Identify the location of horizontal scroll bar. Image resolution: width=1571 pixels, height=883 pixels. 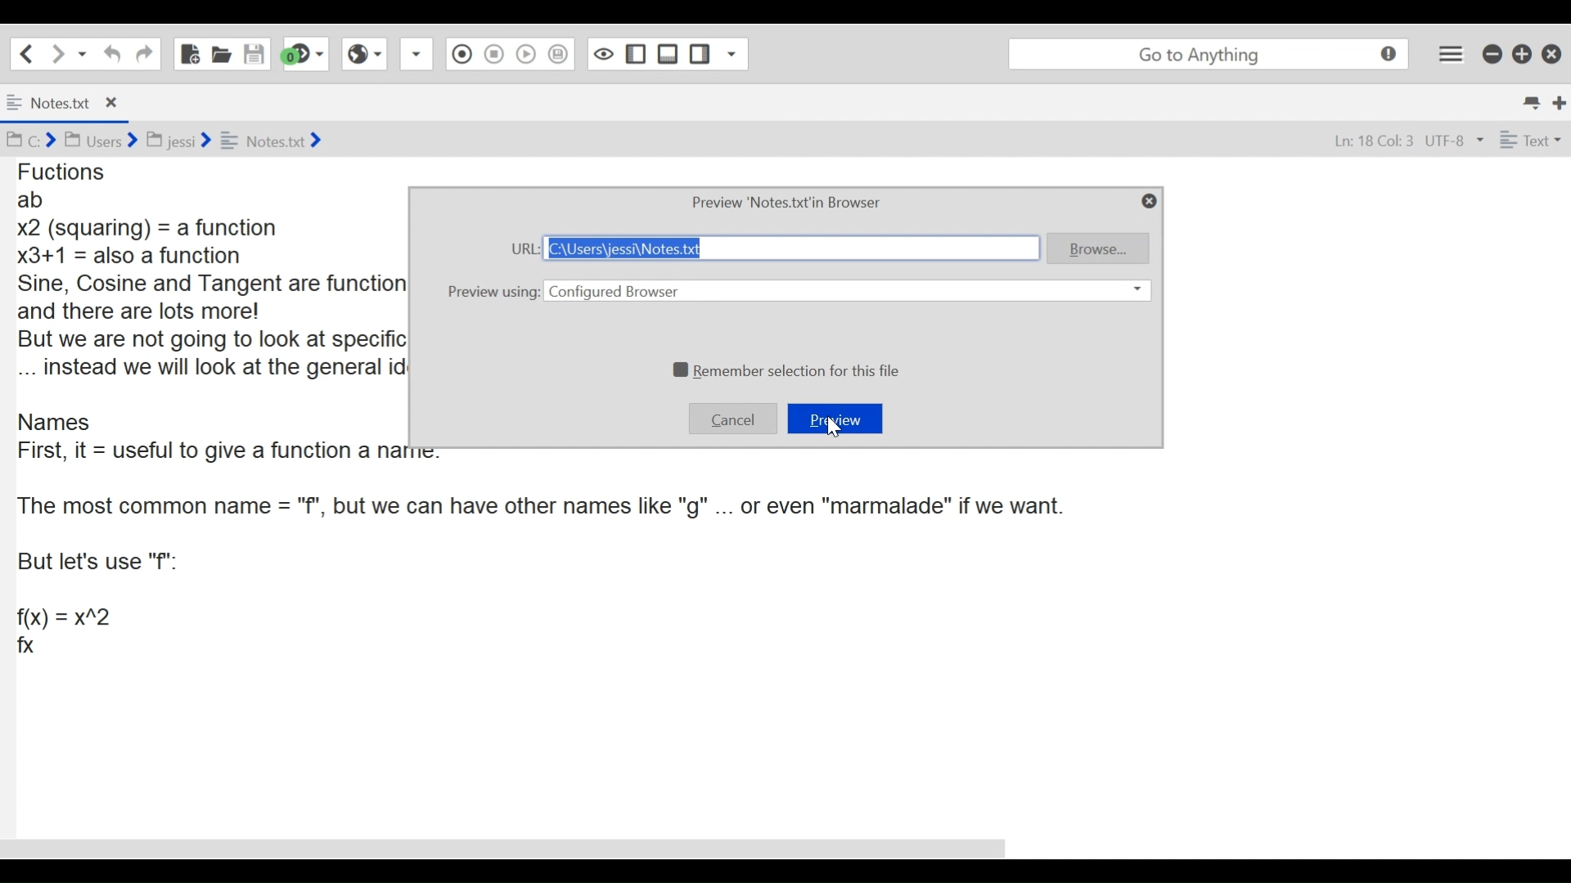
(513, 849).